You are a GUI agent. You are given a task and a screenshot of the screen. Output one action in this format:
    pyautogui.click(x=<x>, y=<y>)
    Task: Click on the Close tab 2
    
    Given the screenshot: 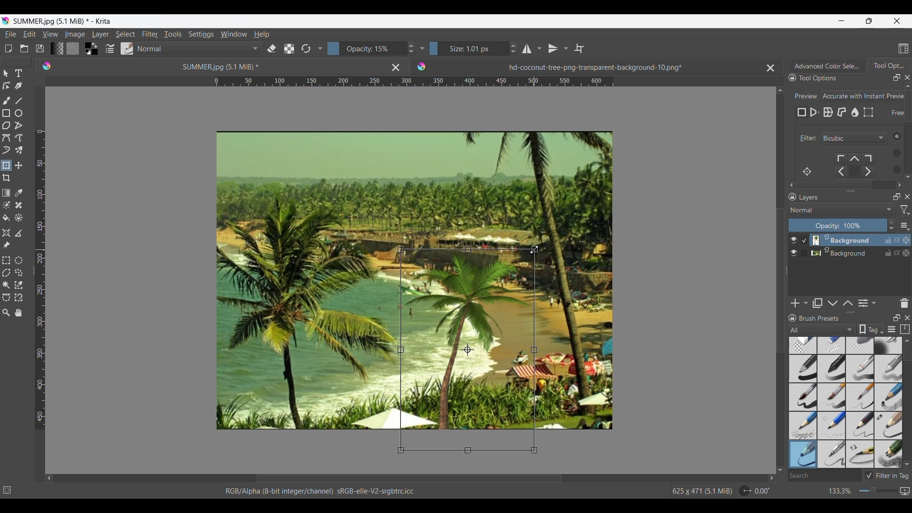 What is the action you would take?
    pyautogui.click(x=770, y=68)
    